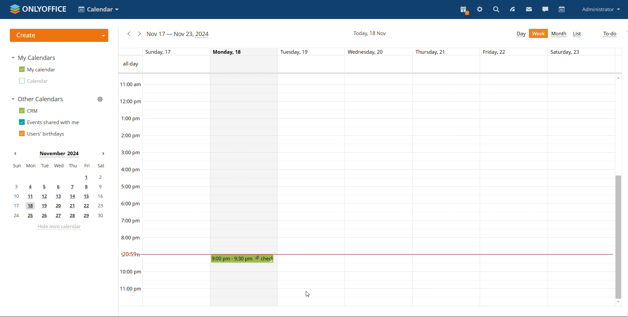 The height and width of the screenshot is (317, 628). I want to click on search, so click(496, 9).